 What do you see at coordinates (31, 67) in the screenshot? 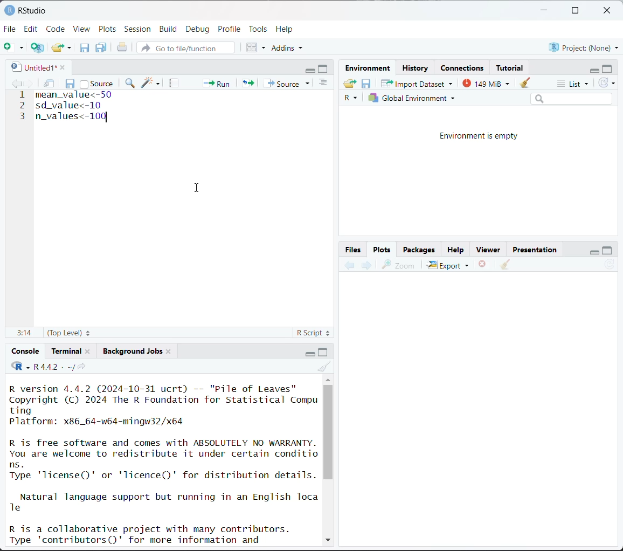
I see `untitled1` at bounding box center [31, 67].